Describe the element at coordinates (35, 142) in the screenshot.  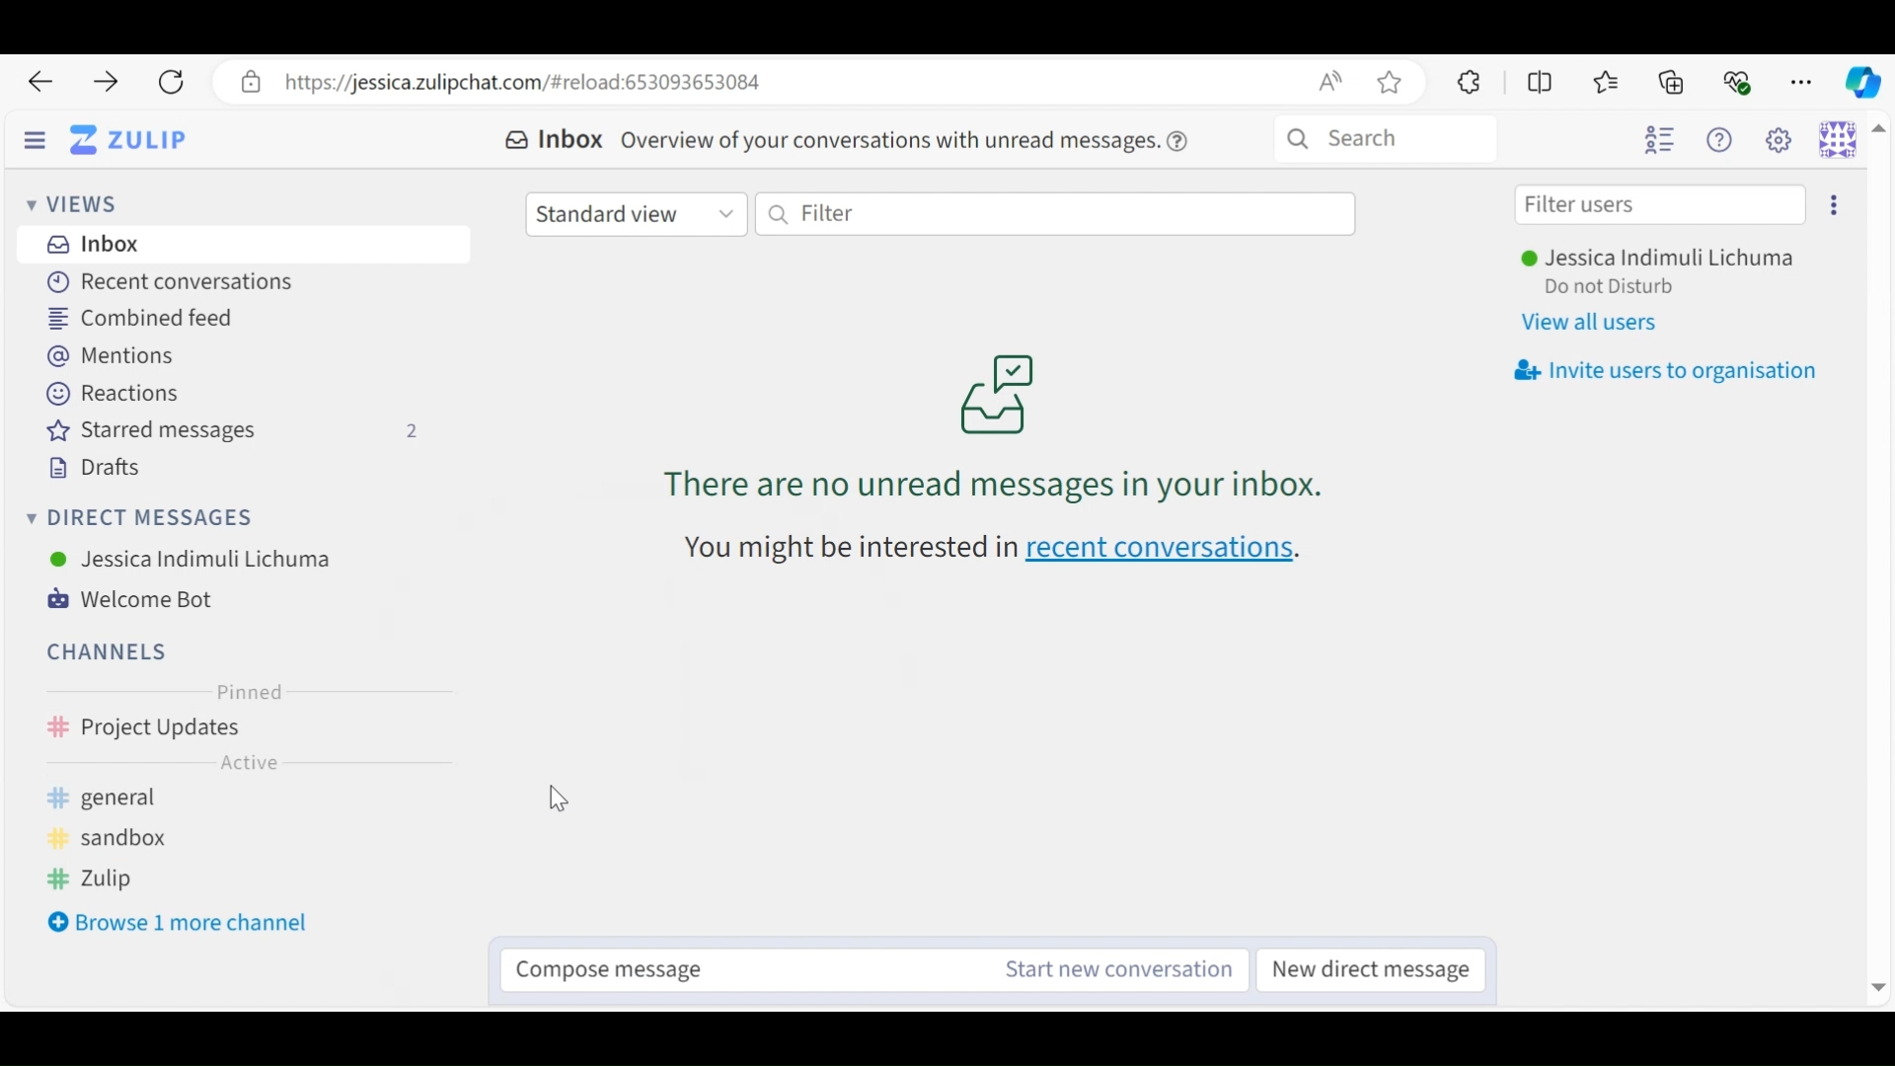
I see `Hide ` at that location.